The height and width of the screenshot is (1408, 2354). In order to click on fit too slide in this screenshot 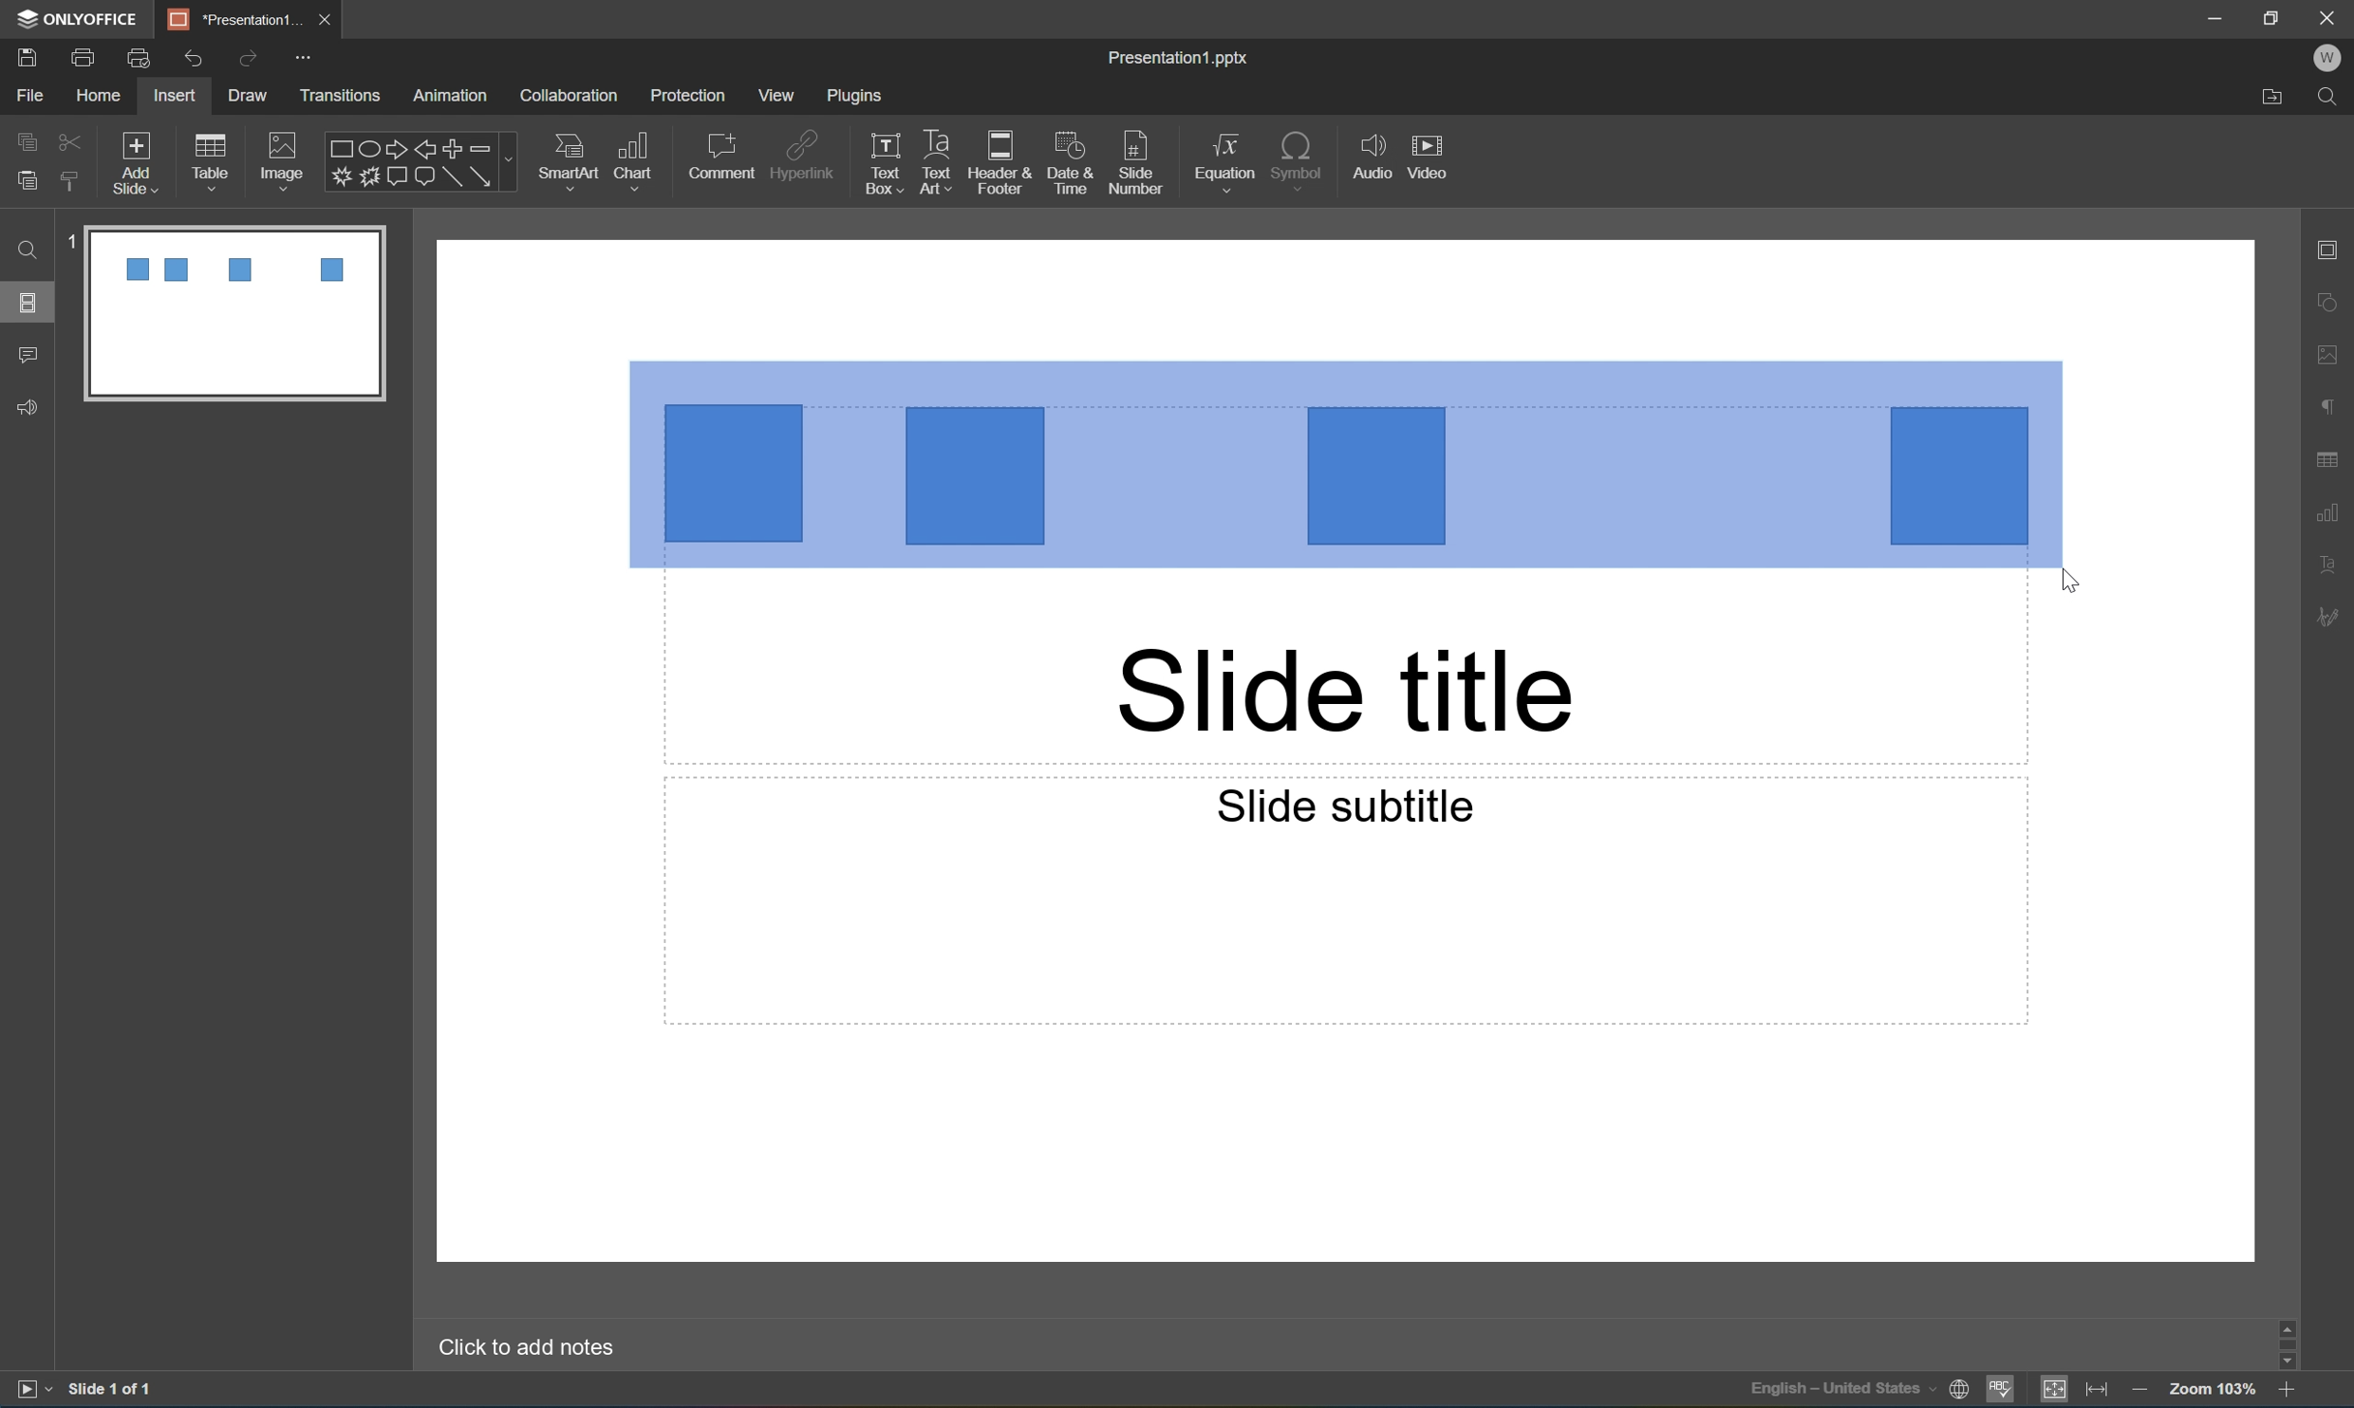, I will do `click(2056, 1391)`.